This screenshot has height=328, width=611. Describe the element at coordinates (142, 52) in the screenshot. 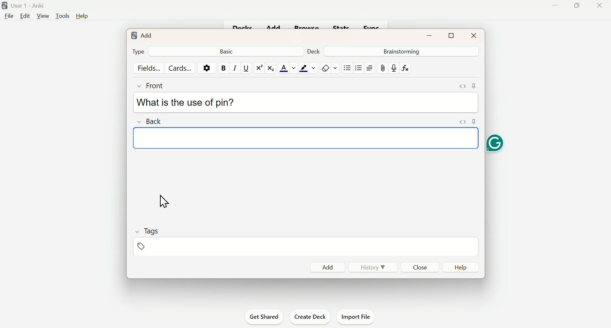

I see `` at that location.